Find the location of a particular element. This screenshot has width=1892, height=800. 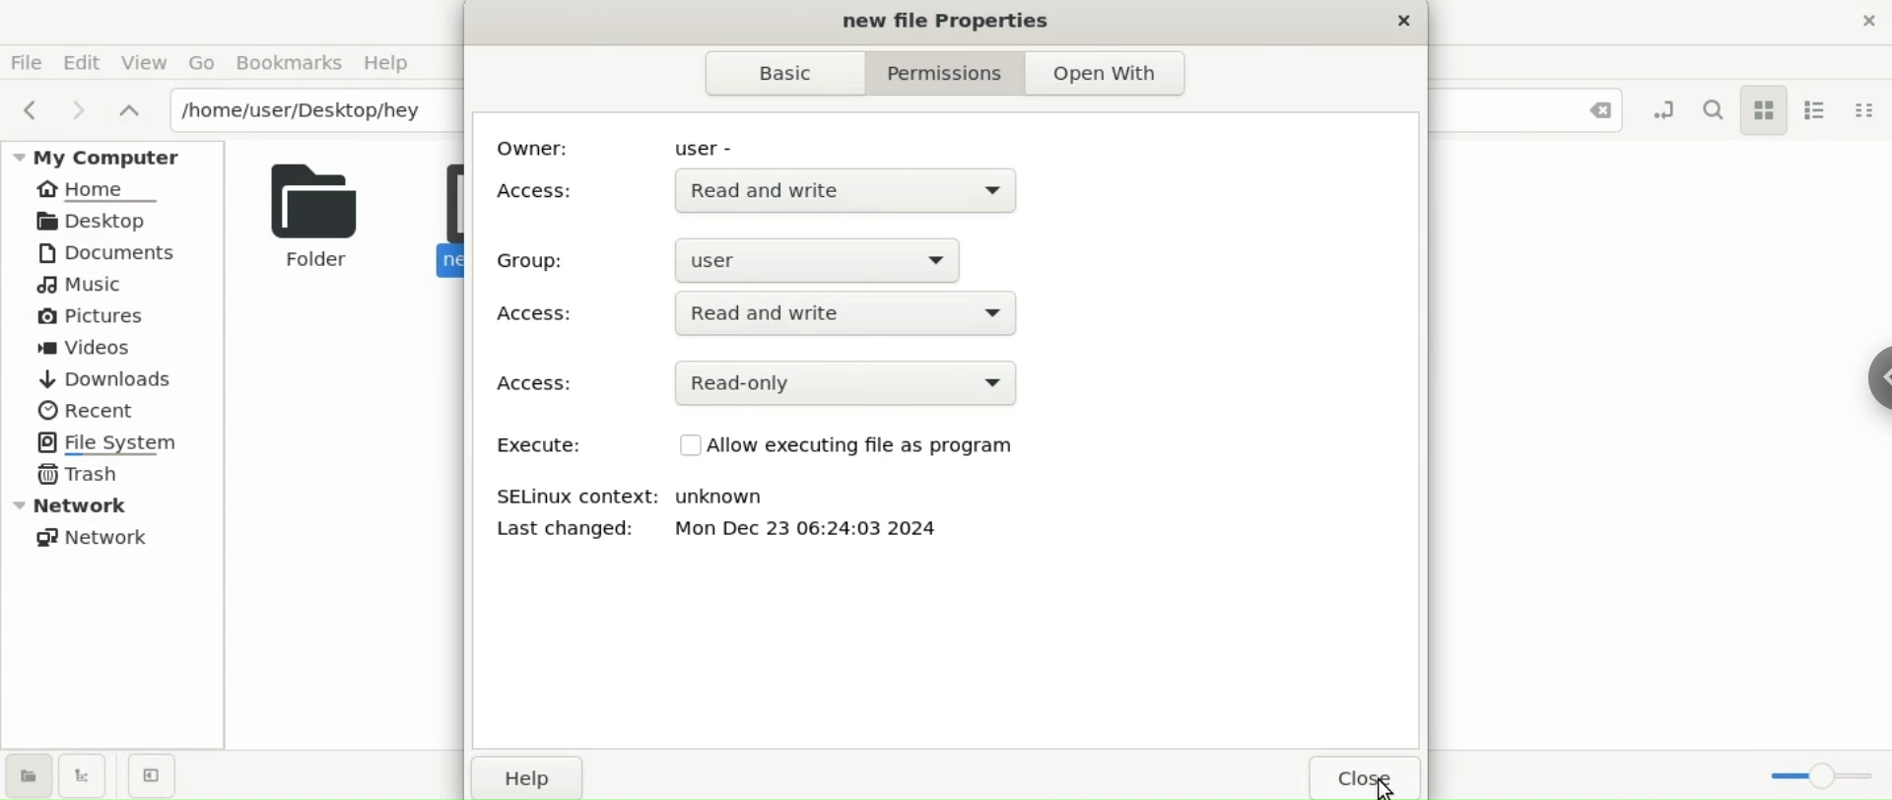

Desktop is located at coordinates (104, 220).